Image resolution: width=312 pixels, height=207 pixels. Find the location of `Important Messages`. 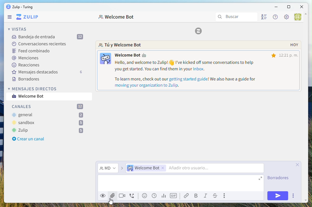

Important Messages is located at coordinates (51, 72).